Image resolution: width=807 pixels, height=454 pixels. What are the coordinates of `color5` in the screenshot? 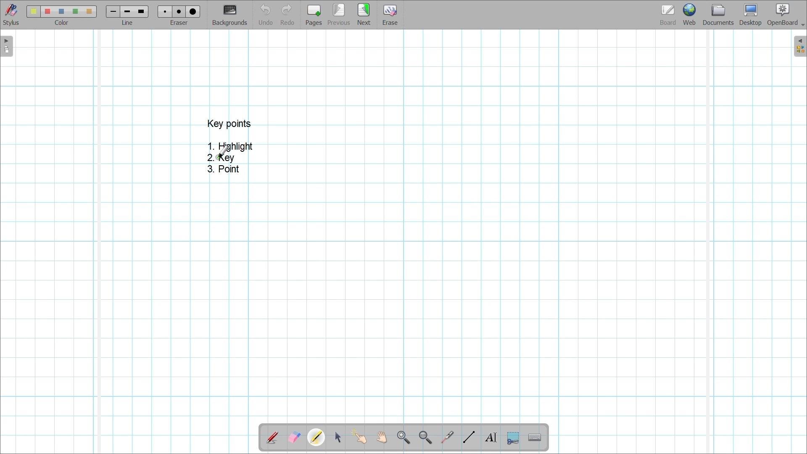 It's located at (88, 12).